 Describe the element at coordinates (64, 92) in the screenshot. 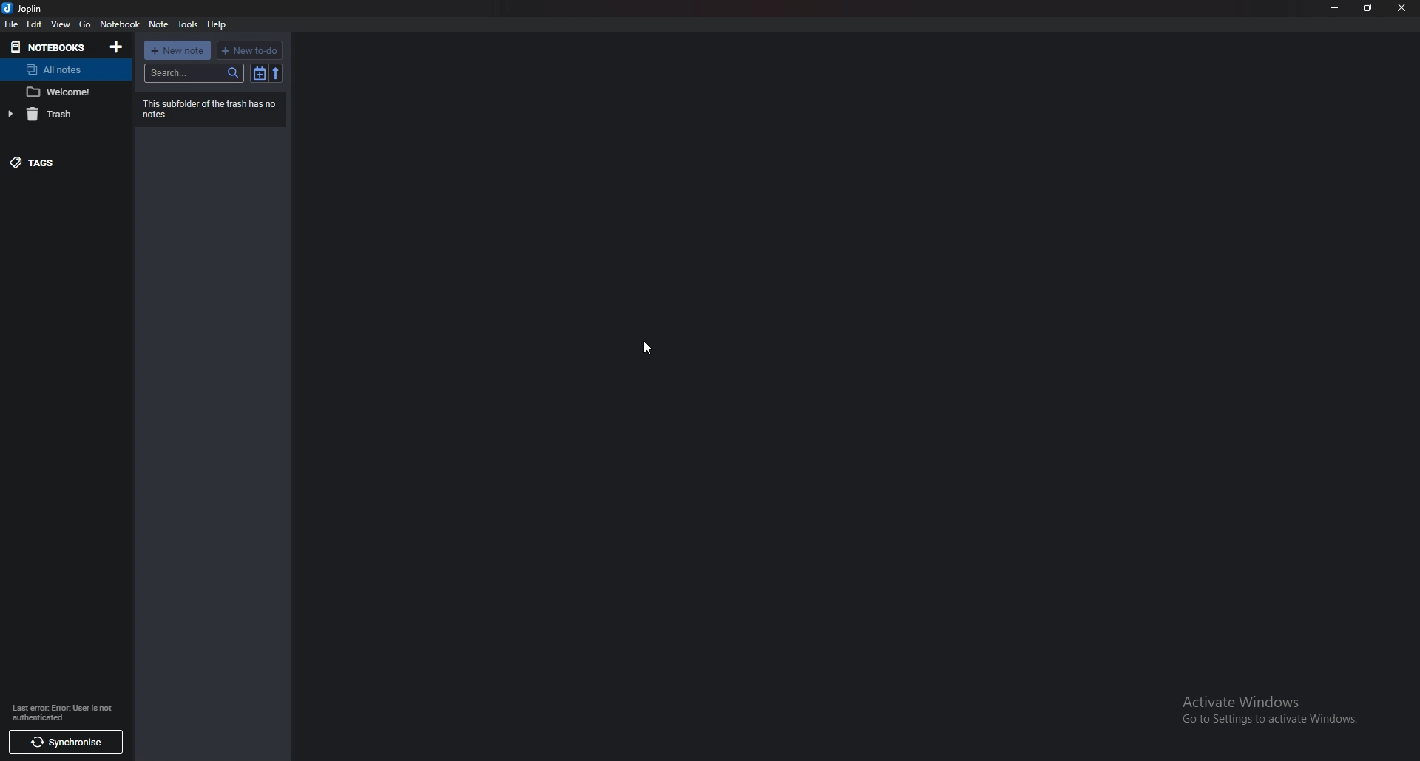

I see `Note` at that location.